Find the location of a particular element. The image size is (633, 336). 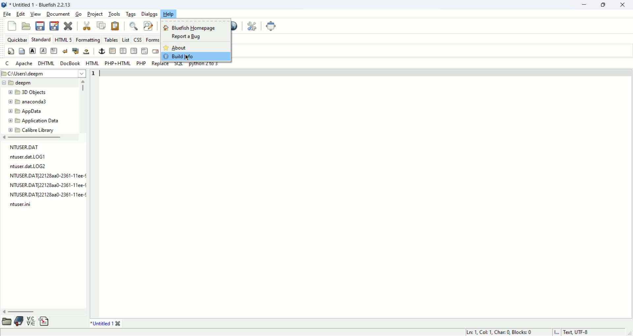

go is located at coordinates (78, 14).